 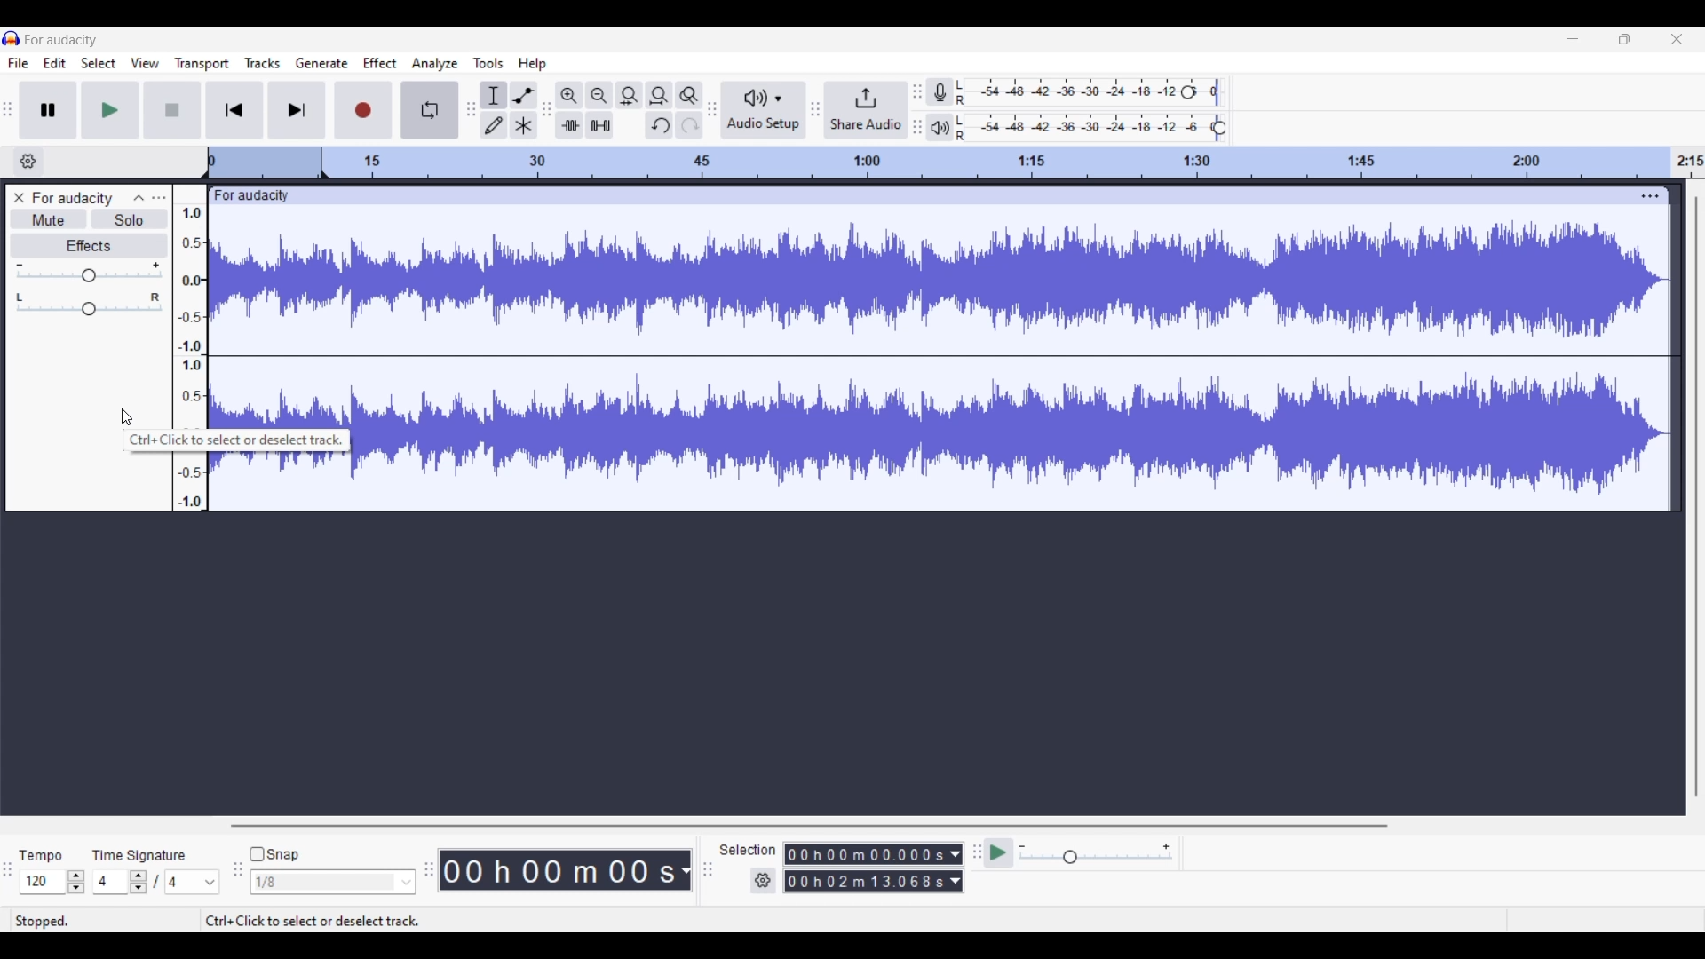 What do you see at coordinates (364, 110) in the screenshot?
I see `Record/Record new track` at bounding box center [364, 110].